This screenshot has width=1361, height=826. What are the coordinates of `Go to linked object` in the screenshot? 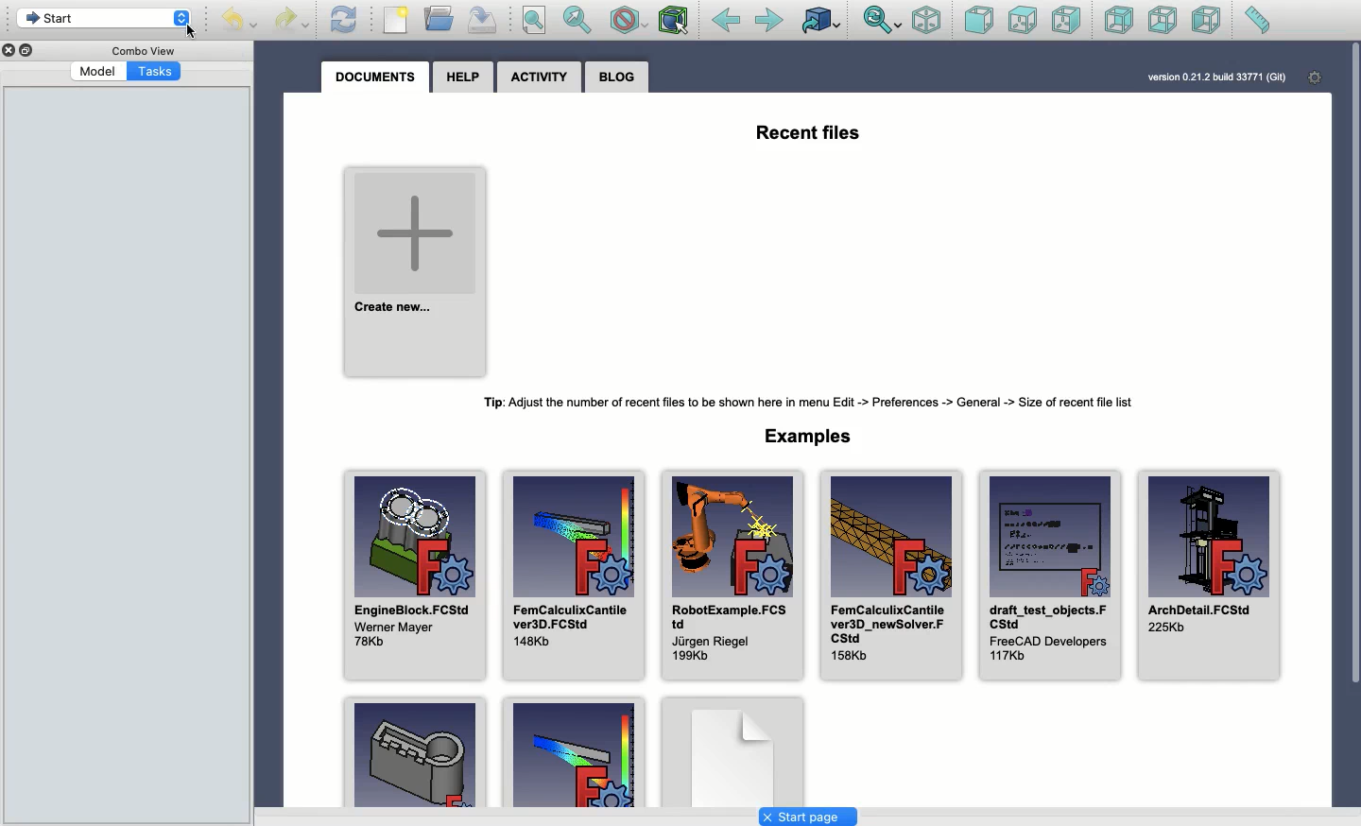 It's located at (821, 22).